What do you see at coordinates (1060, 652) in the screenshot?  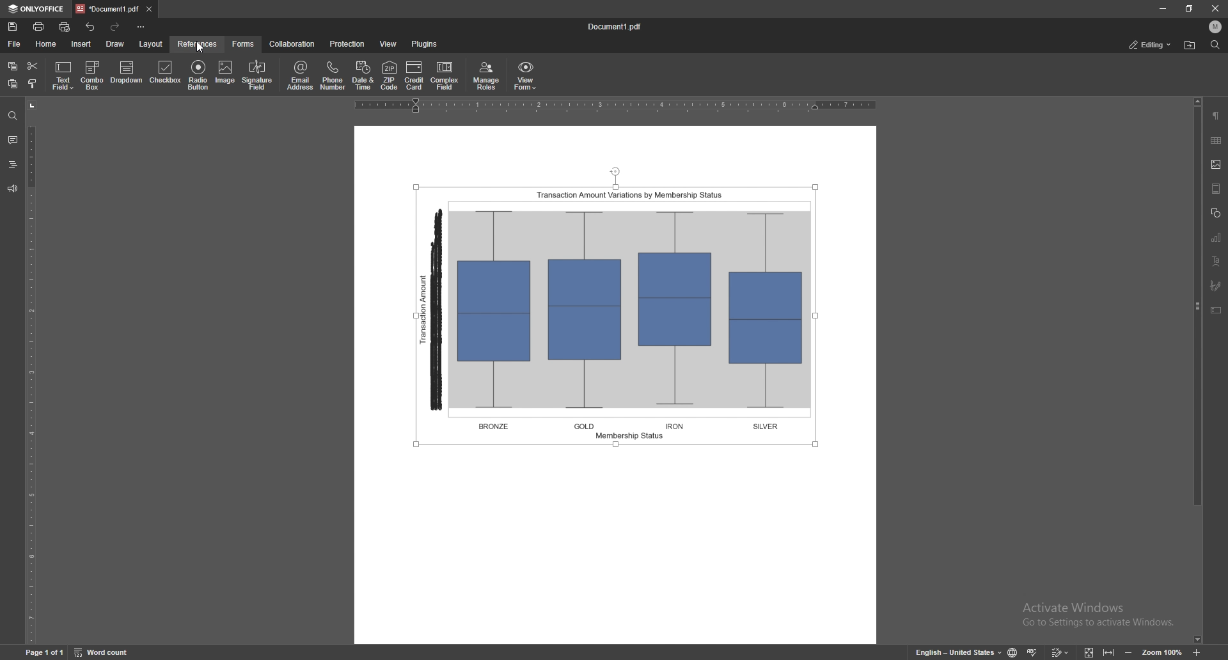 I see `track changes` at bounding box center [1060, 652].